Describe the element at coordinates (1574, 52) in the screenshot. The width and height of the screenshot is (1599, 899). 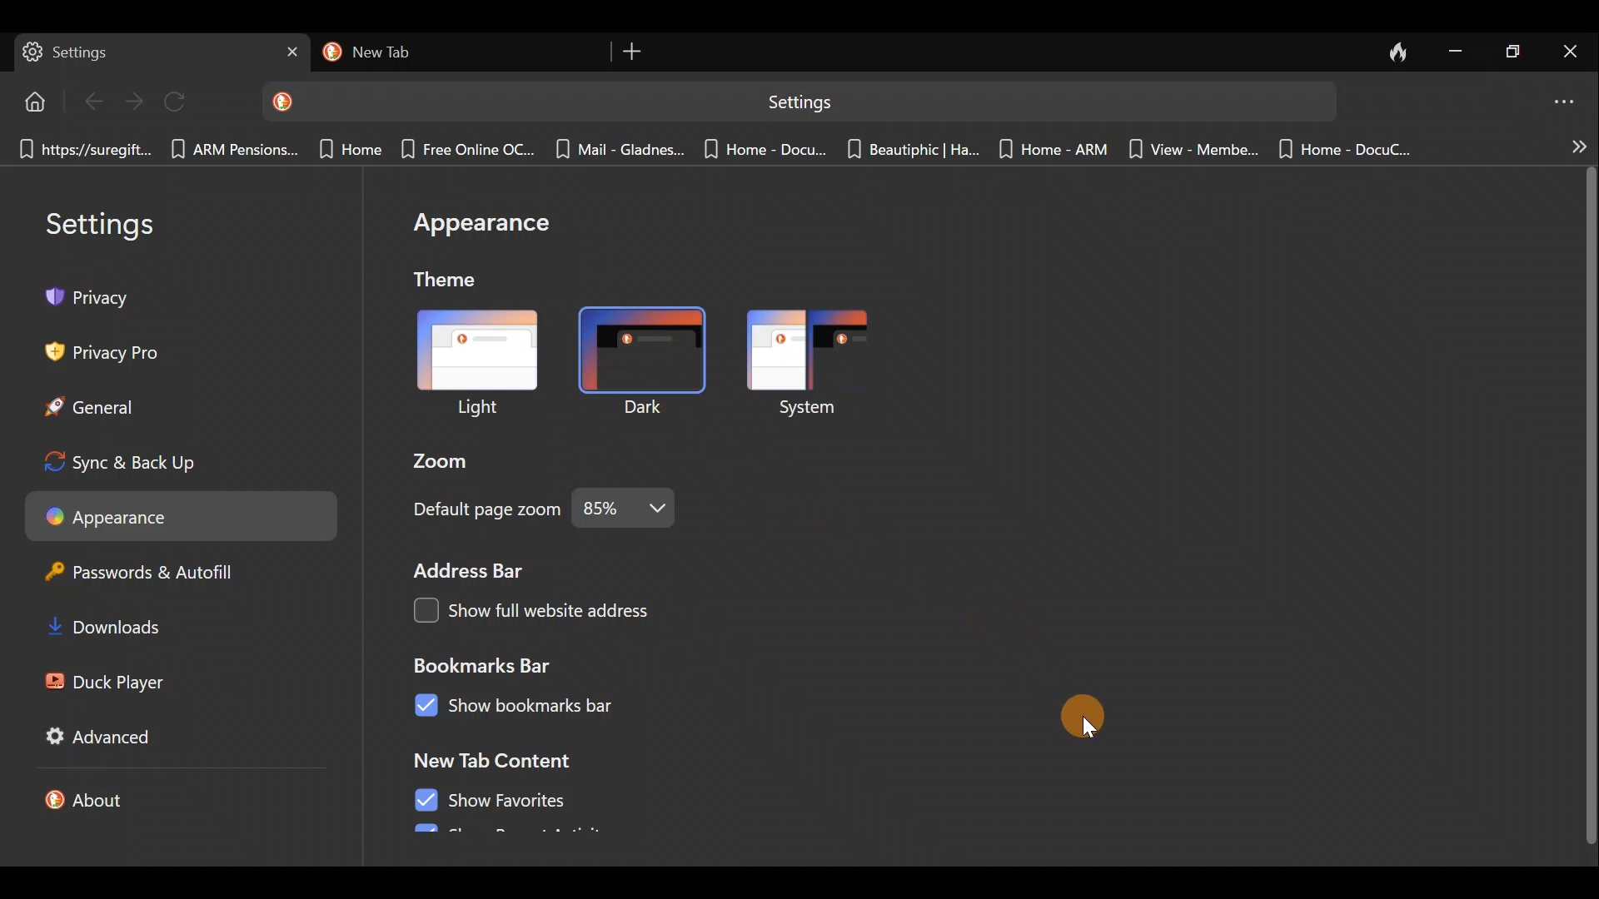
I see `close` at that location.